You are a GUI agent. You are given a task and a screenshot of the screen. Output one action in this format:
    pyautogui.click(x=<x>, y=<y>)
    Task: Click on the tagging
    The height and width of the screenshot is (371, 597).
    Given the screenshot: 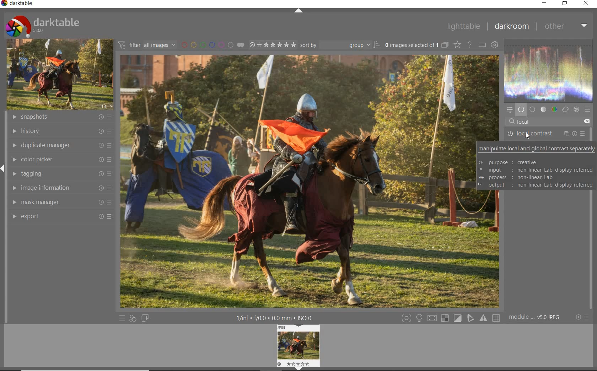 What is the action you would take?
    pyautogui.click(x=60, y=174)
    